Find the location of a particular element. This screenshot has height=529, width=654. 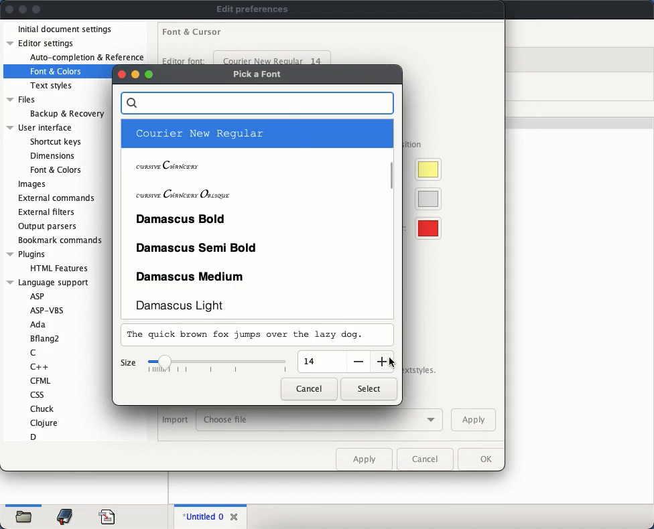

text styles is located at coordinates (52, 86).